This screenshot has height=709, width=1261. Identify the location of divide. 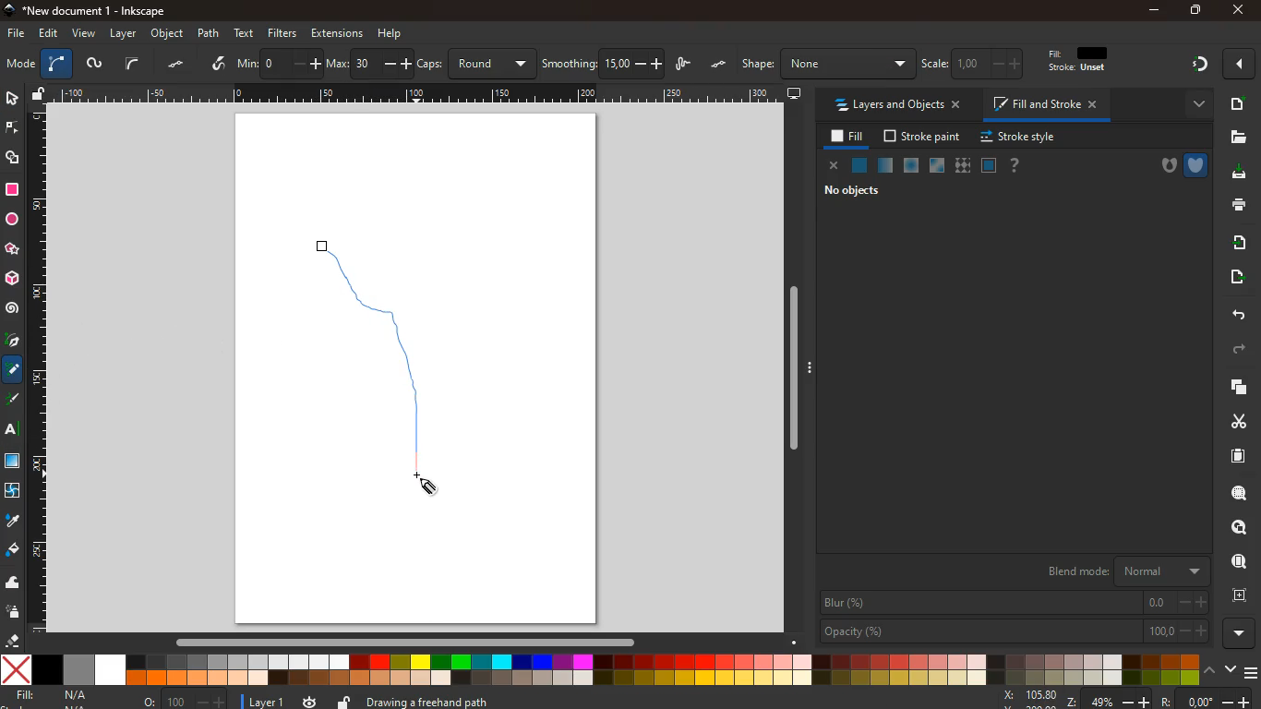
(251, 65).